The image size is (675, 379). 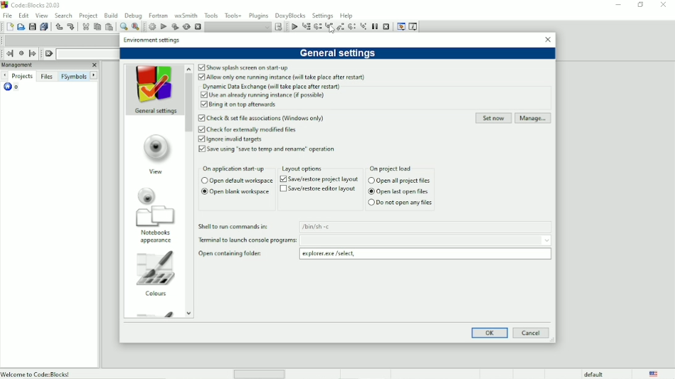 What do you see at coordinates (153, 90) in the screenshot?
I see `General settings` at bounding box center [153, 90].